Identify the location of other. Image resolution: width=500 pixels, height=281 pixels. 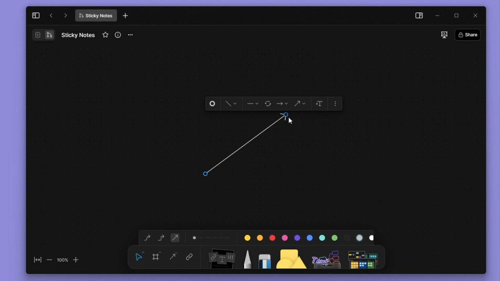
(327, 257).